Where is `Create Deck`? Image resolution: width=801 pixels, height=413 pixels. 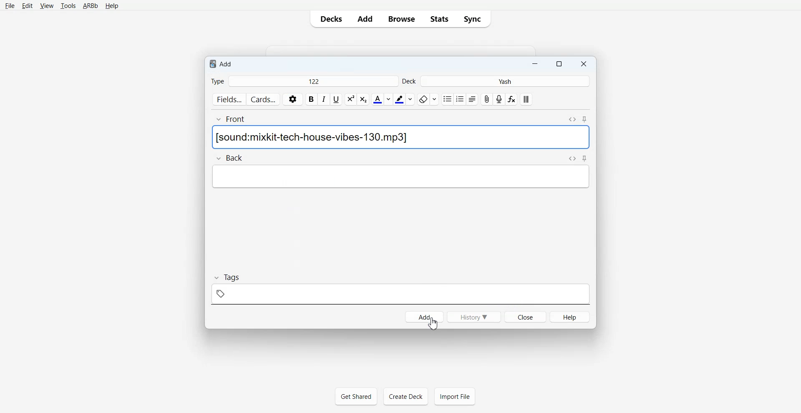 Create Deck is located at coordinates (406, 396).